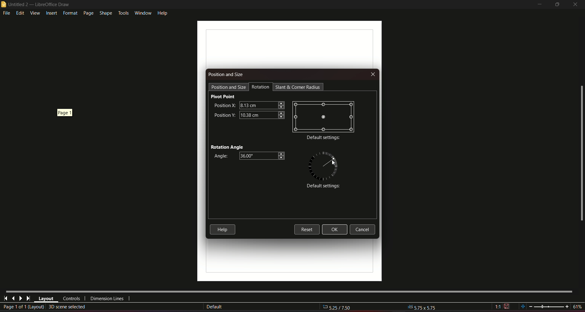  I want to click on graphic, so click(324, 116).